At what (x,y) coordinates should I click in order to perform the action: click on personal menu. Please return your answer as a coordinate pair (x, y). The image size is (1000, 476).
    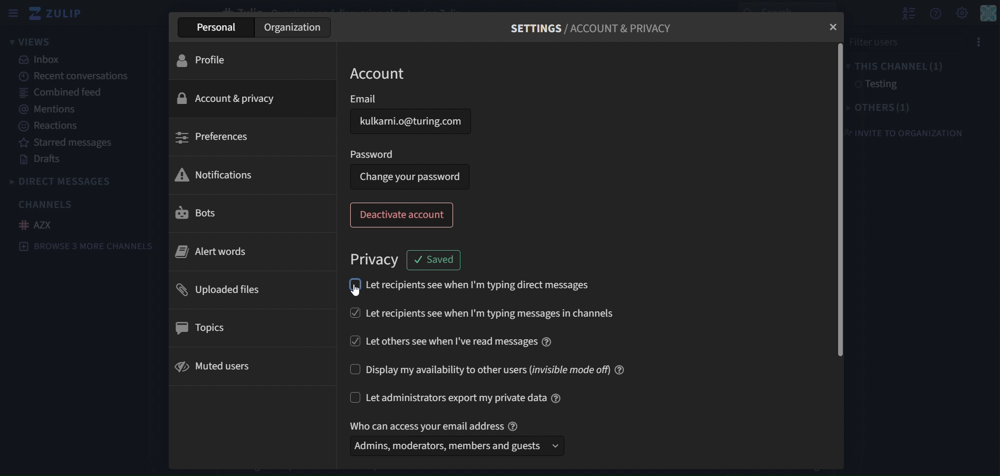
    Looking at the image, I should click on (987, 14).